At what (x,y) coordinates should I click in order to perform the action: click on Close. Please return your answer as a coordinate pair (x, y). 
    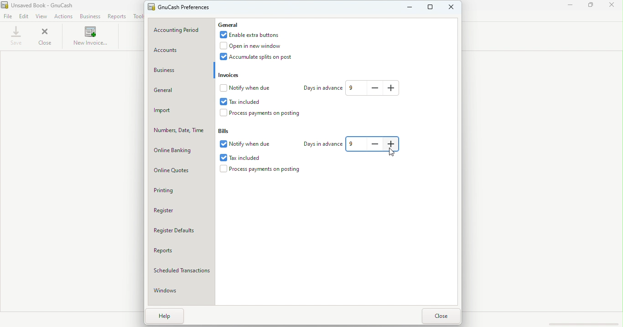
    Looking at the image, I should click on (46, 37).